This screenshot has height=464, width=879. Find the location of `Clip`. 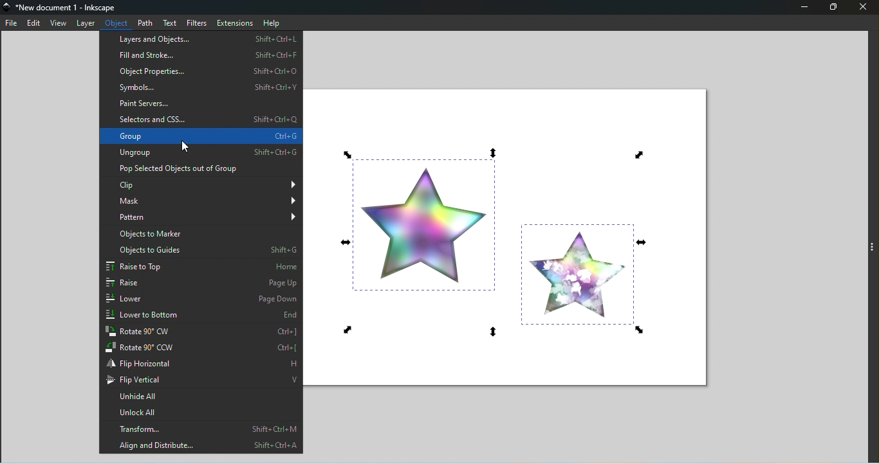

Clip is located at coordinates (202, 185).